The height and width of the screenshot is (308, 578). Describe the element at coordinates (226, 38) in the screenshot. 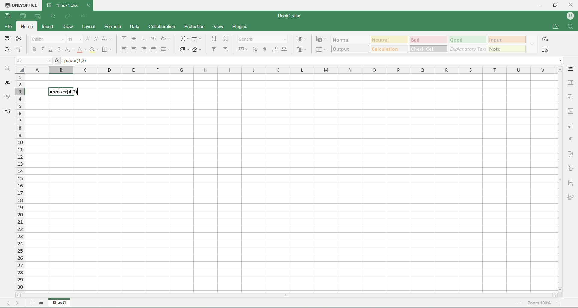

I see `sort descending` at that location.